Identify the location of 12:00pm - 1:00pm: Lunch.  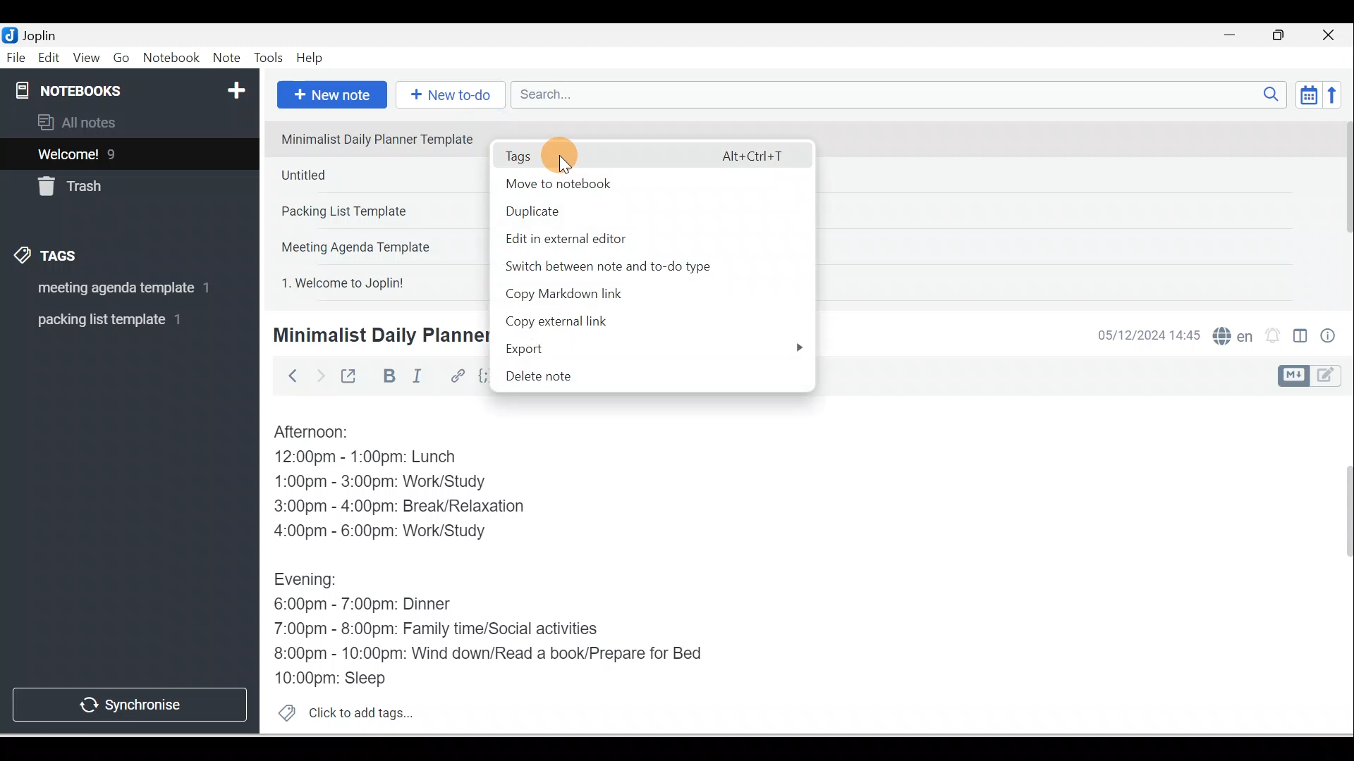
(382, 458).